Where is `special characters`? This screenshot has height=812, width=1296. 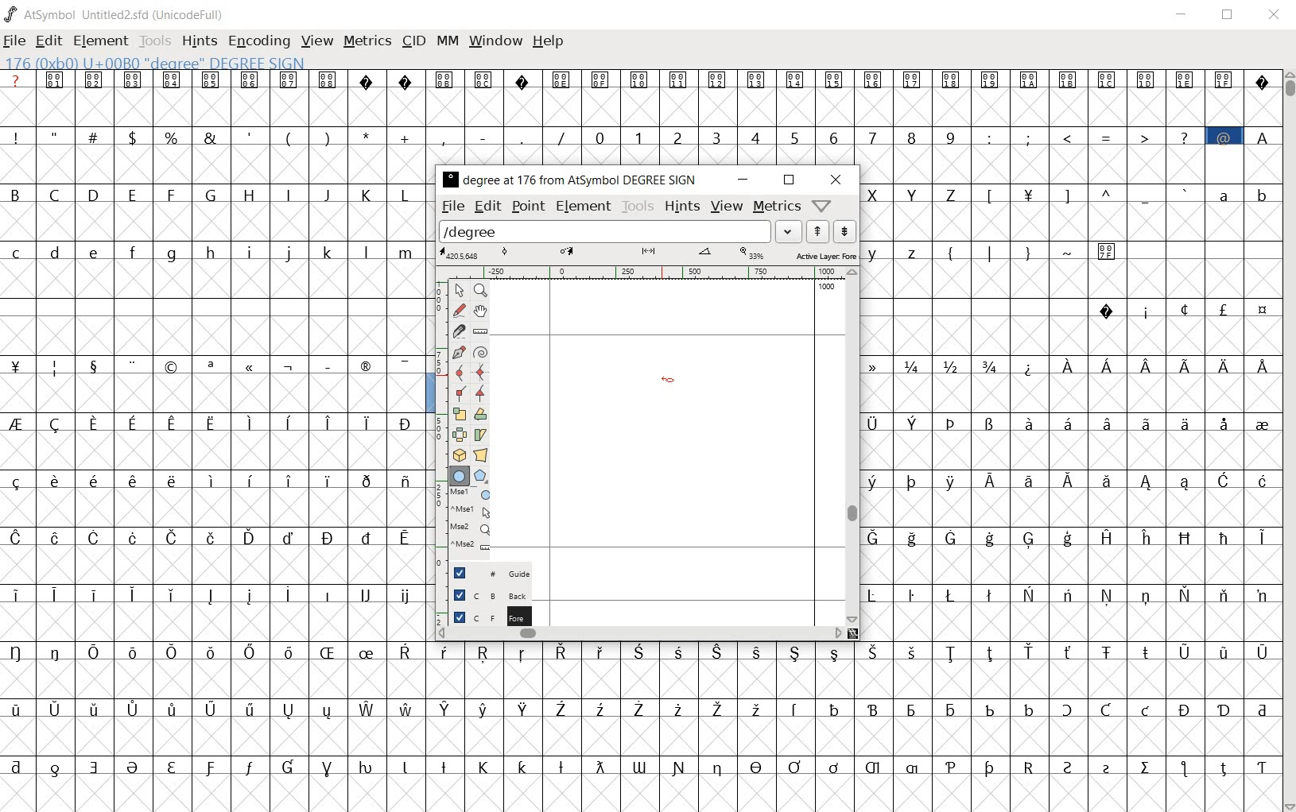 special characters is located at coordinates (287, 135).